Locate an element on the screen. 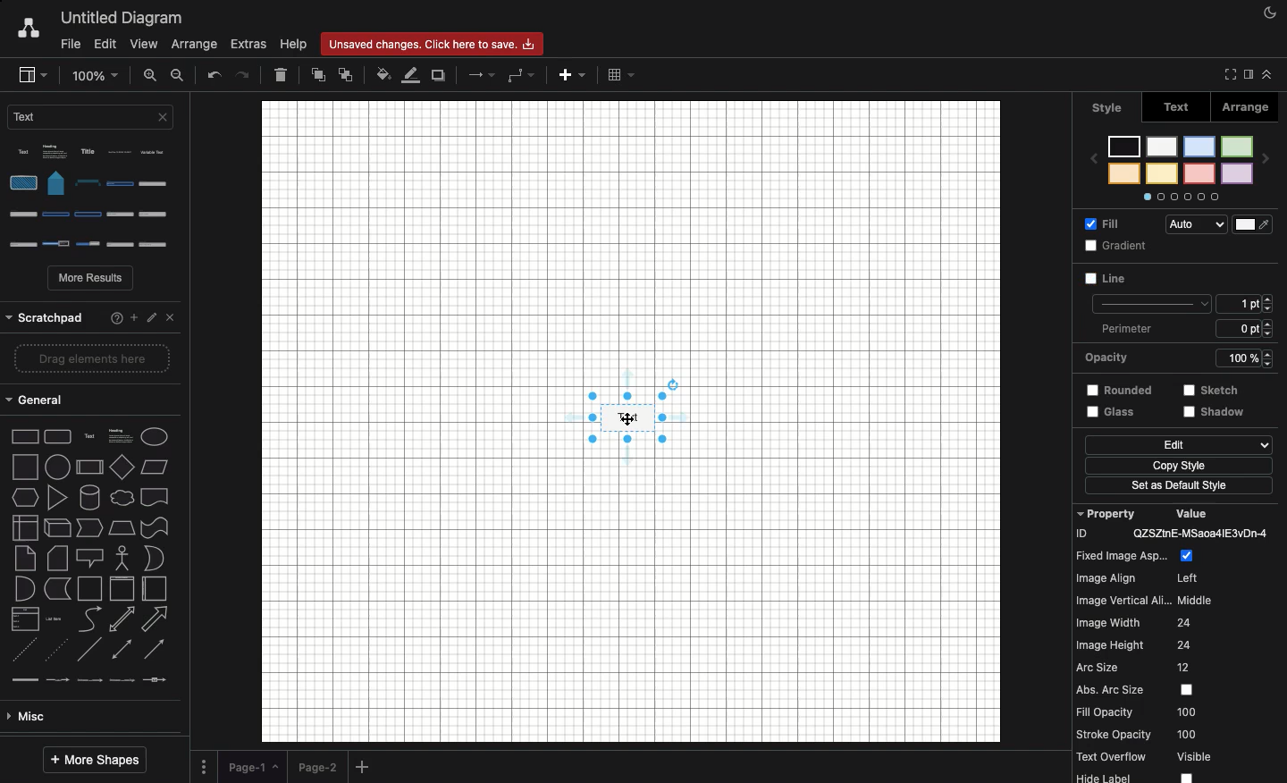 The height and width of the screenshot is (783, 1287). Perimeter is located at coordinates (1182, 303).